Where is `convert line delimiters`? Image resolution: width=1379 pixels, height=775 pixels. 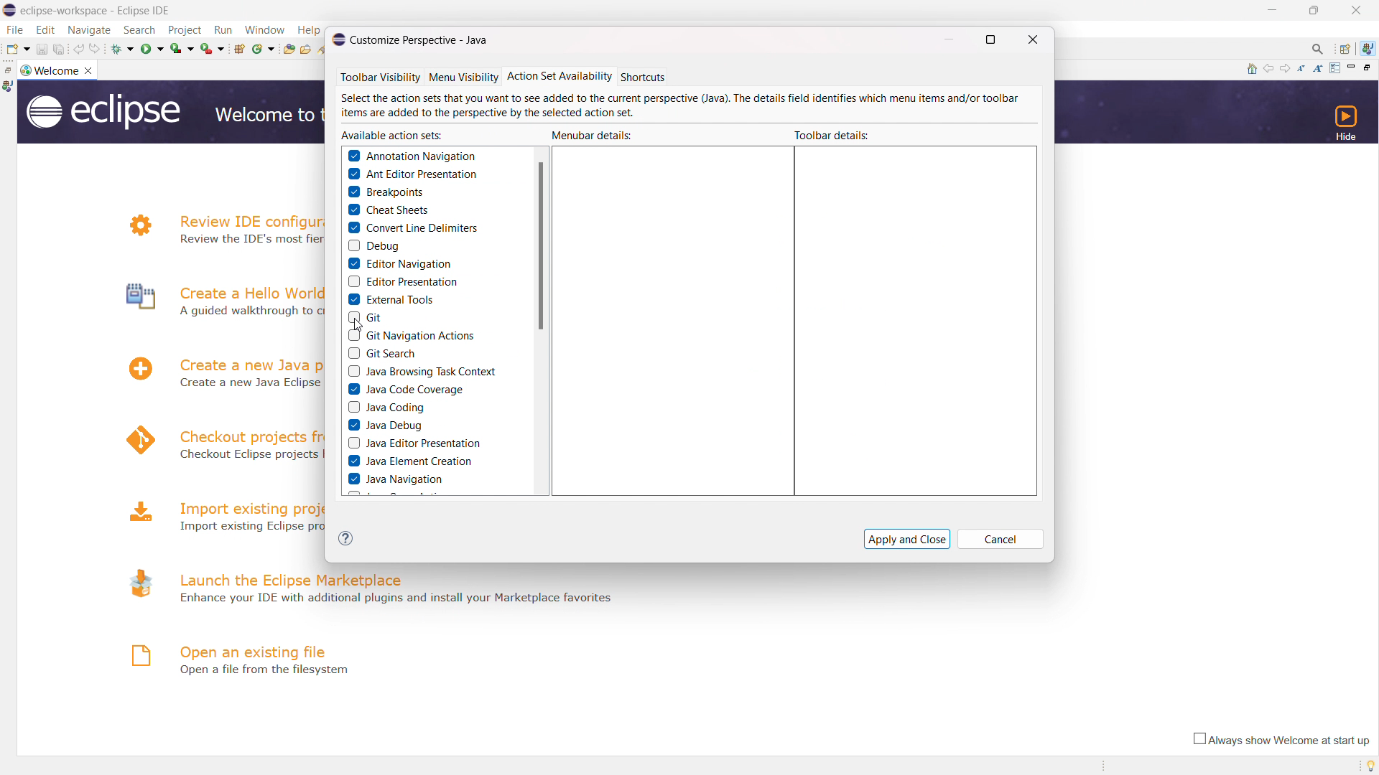 convert line delimiters is located at coordinates (410, 227).